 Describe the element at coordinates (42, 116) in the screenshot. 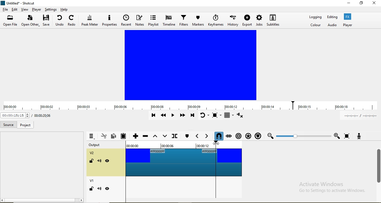

I see `Current position` at that location.